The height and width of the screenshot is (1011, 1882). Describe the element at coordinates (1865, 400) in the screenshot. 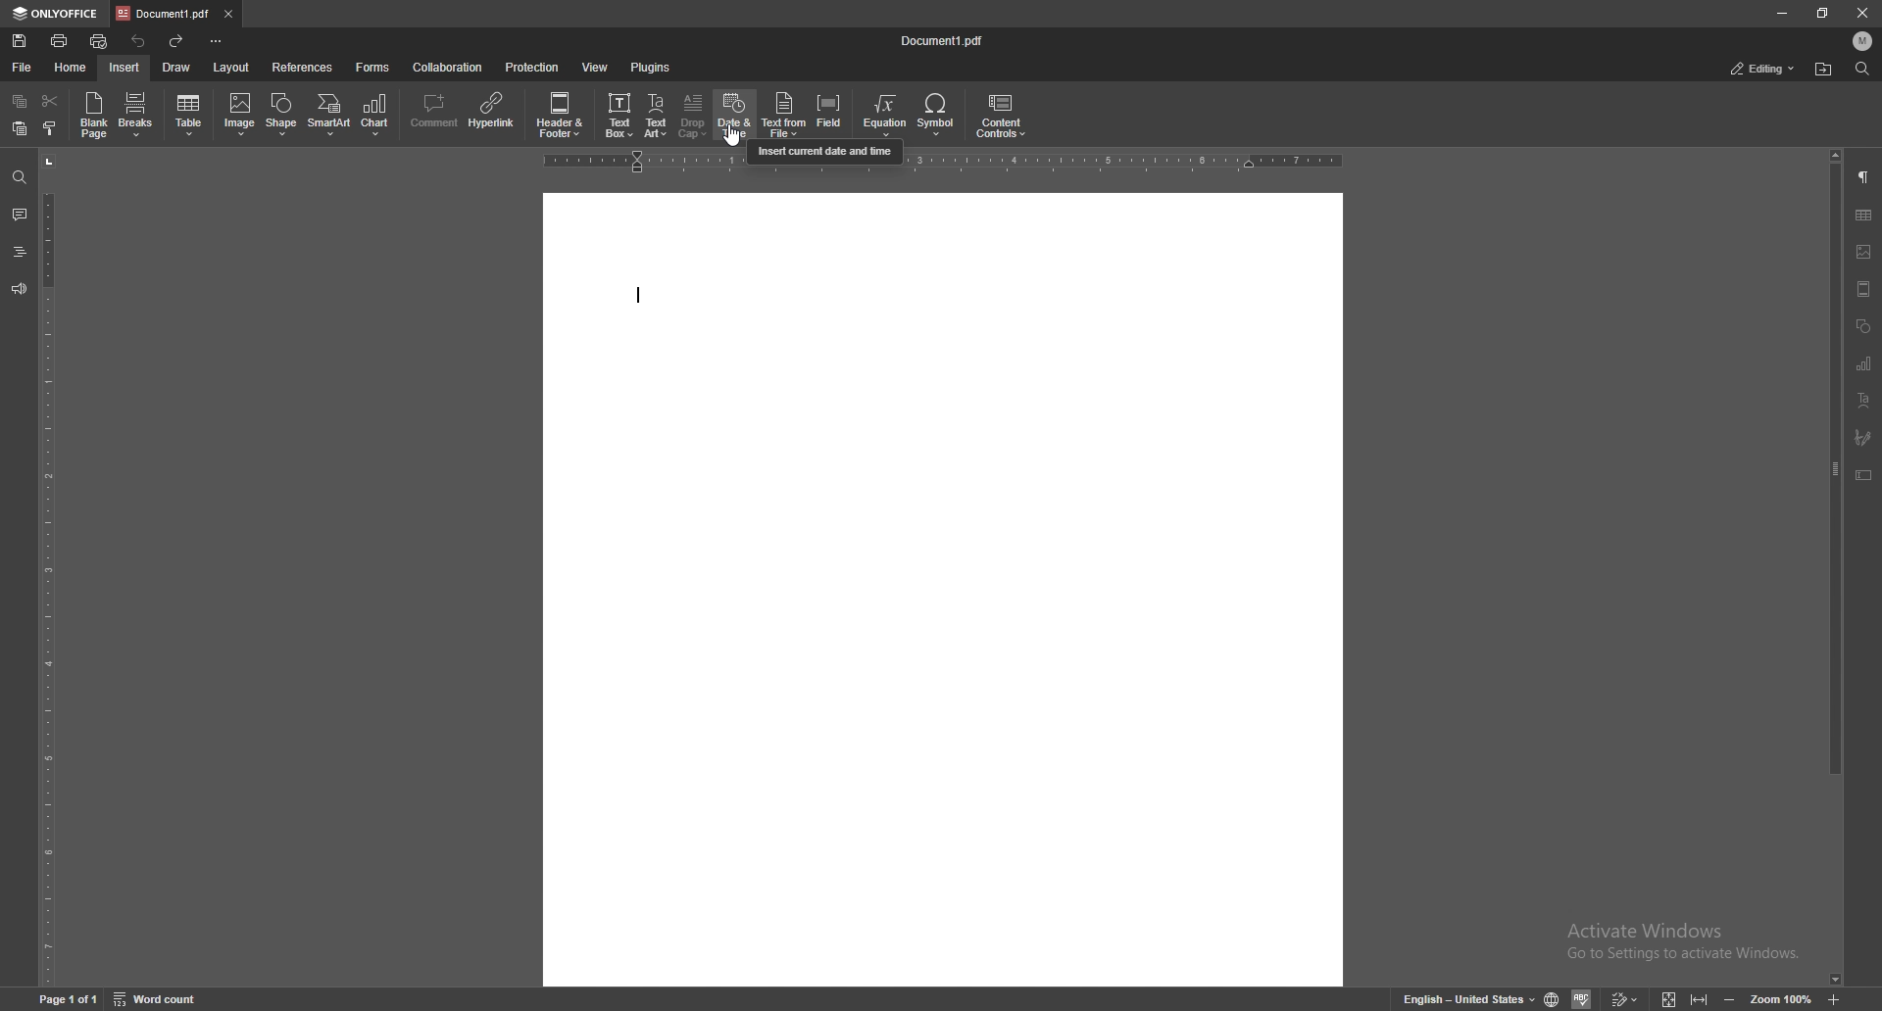

I see `text align` at that location.